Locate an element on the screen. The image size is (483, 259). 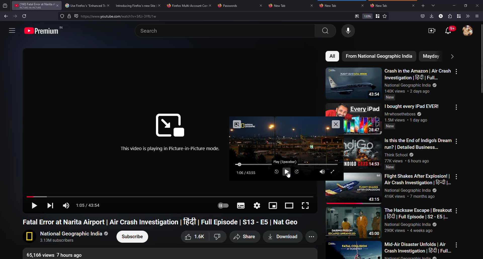
Indicates content is new is located at coordinates (390, 97).